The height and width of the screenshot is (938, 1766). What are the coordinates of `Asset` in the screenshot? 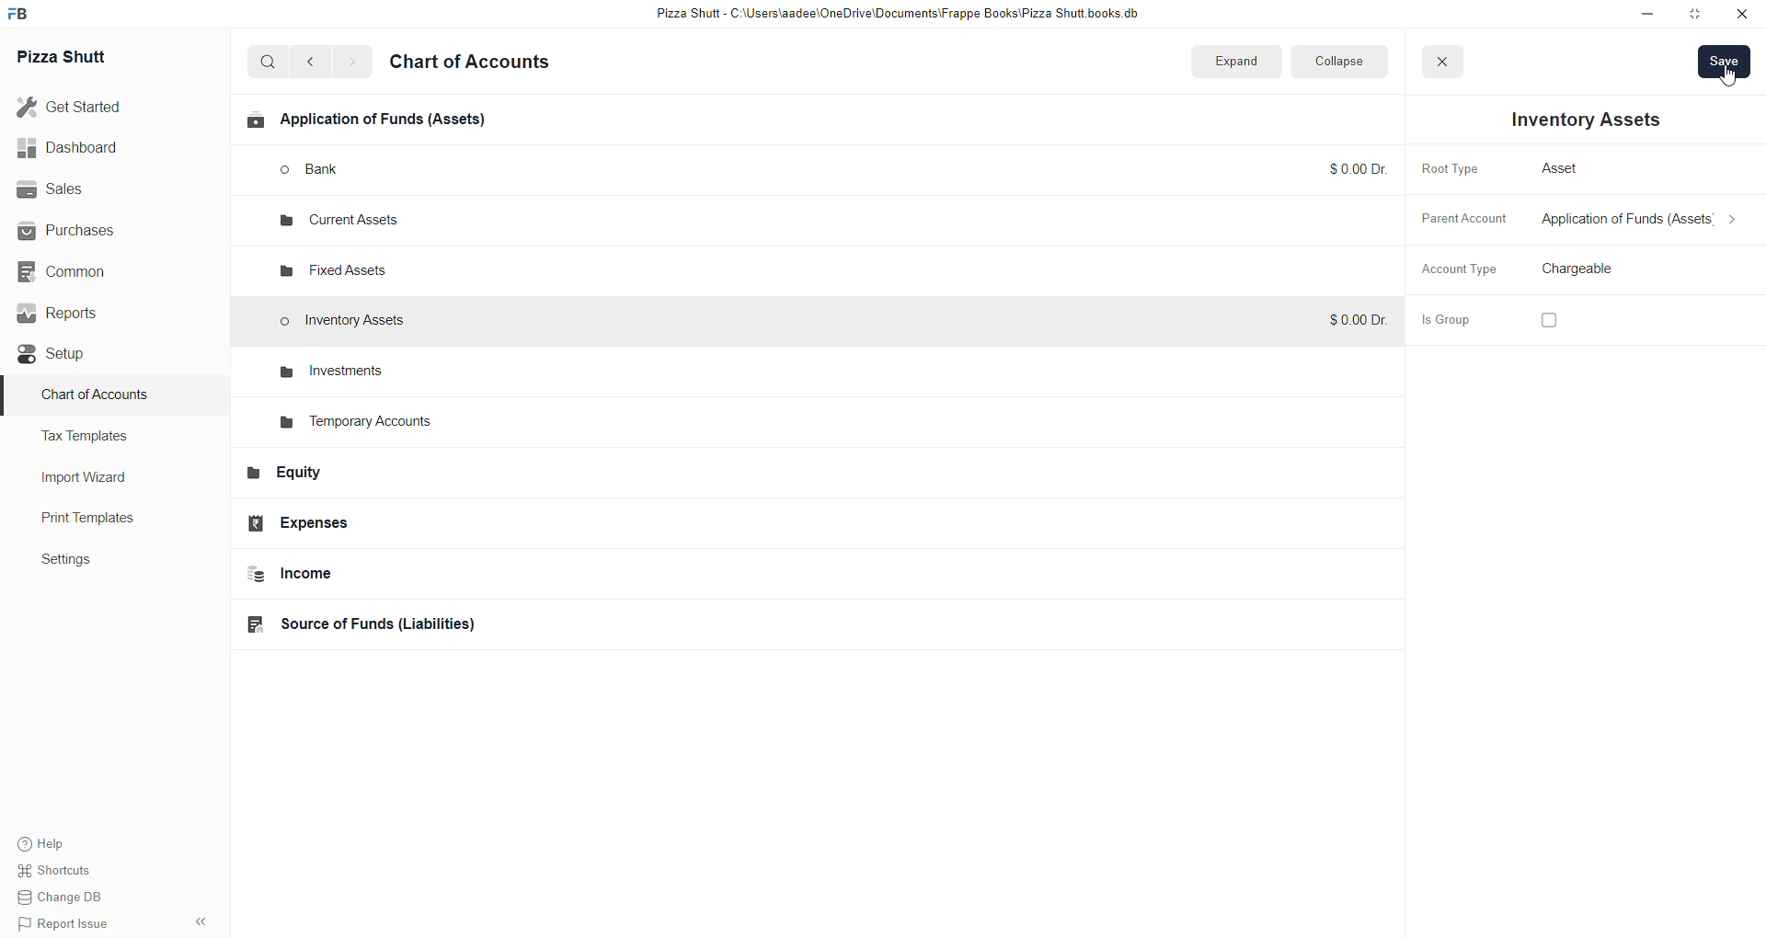 It's located at (1553, 166).